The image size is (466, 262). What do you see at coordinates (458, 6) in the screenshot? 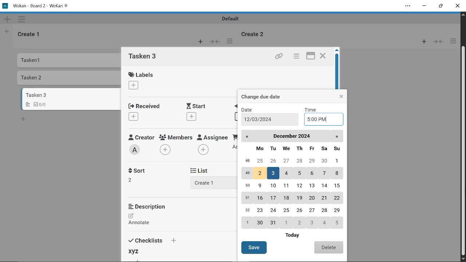
I see `Close` at bounding box center [458, 6].